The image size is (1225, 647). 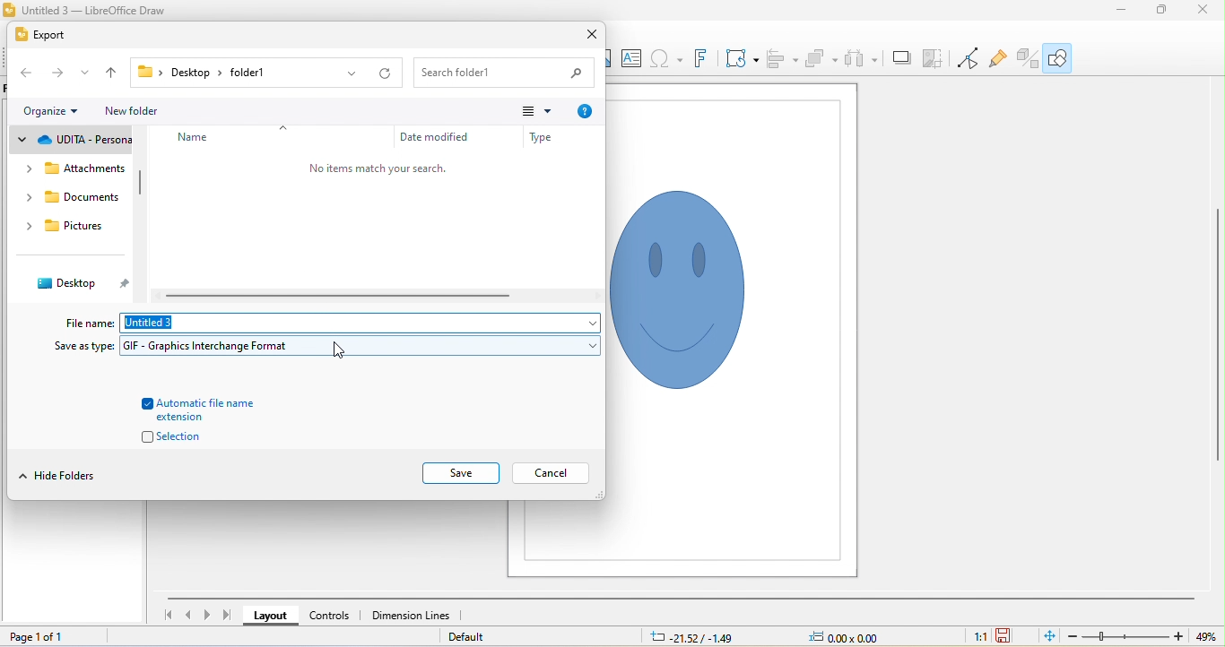 I want to click on close, so click(x=591, y=35).